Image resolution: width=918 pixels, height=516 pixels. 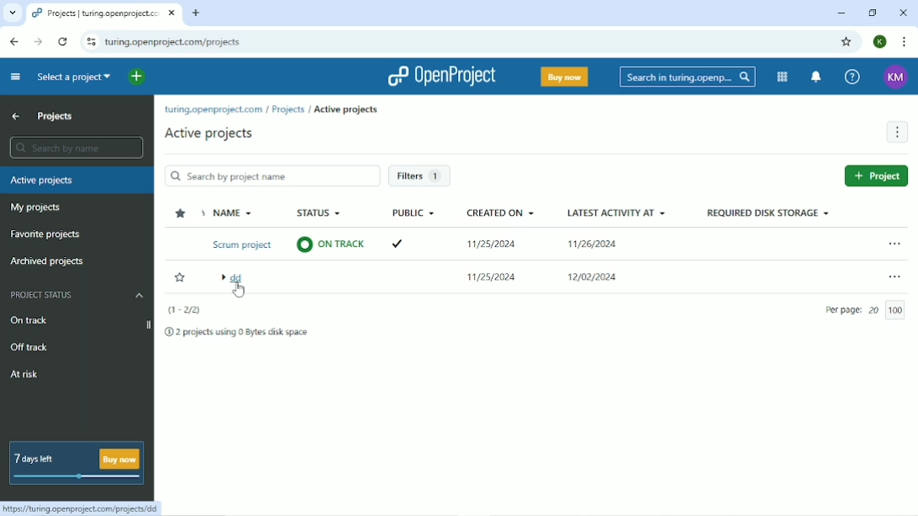 What do you see at coordinates (54, 118) in the screenshot?
I see `Projects` at bounding box center [54, 118].